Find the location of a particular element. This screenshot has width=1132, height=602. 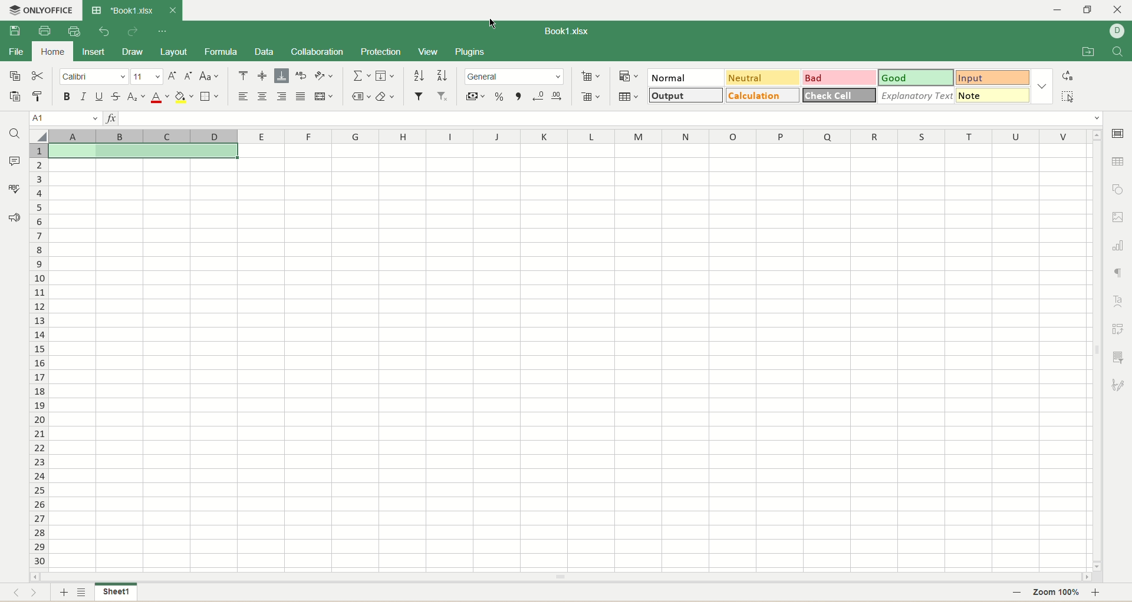

good is located at coordinates (917, 78).